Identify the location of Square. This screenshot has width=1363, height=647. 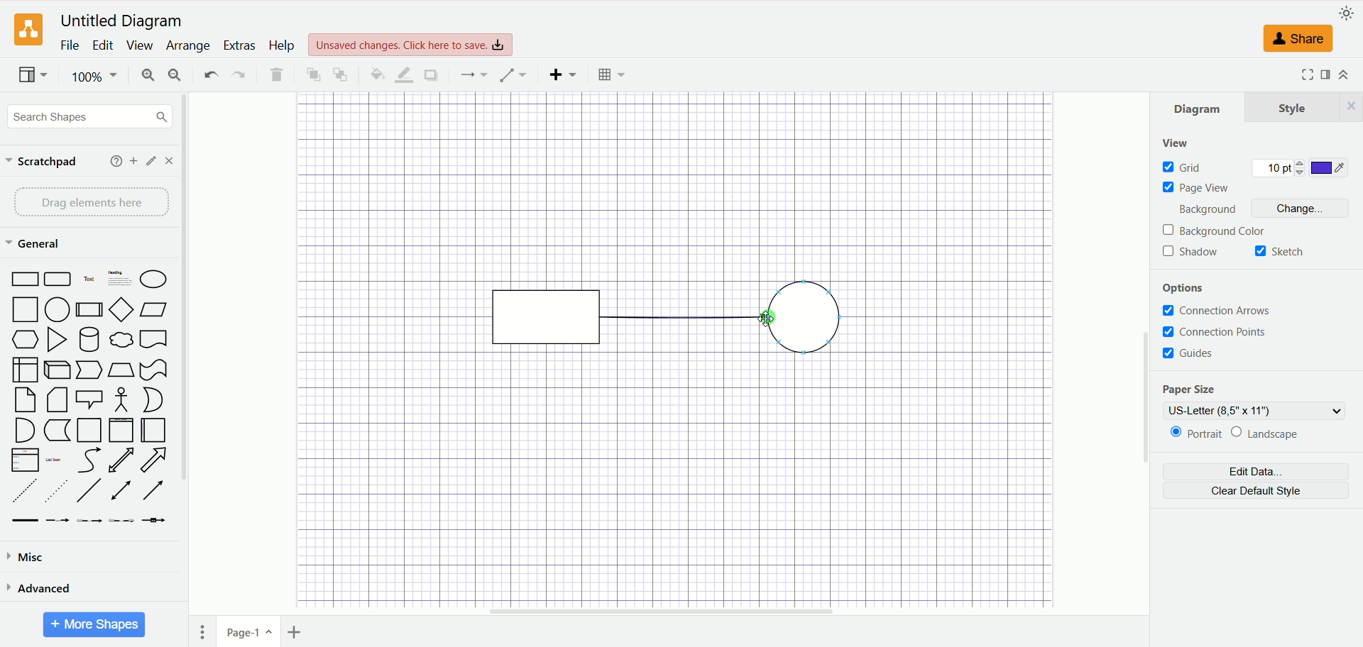
(26, 311).